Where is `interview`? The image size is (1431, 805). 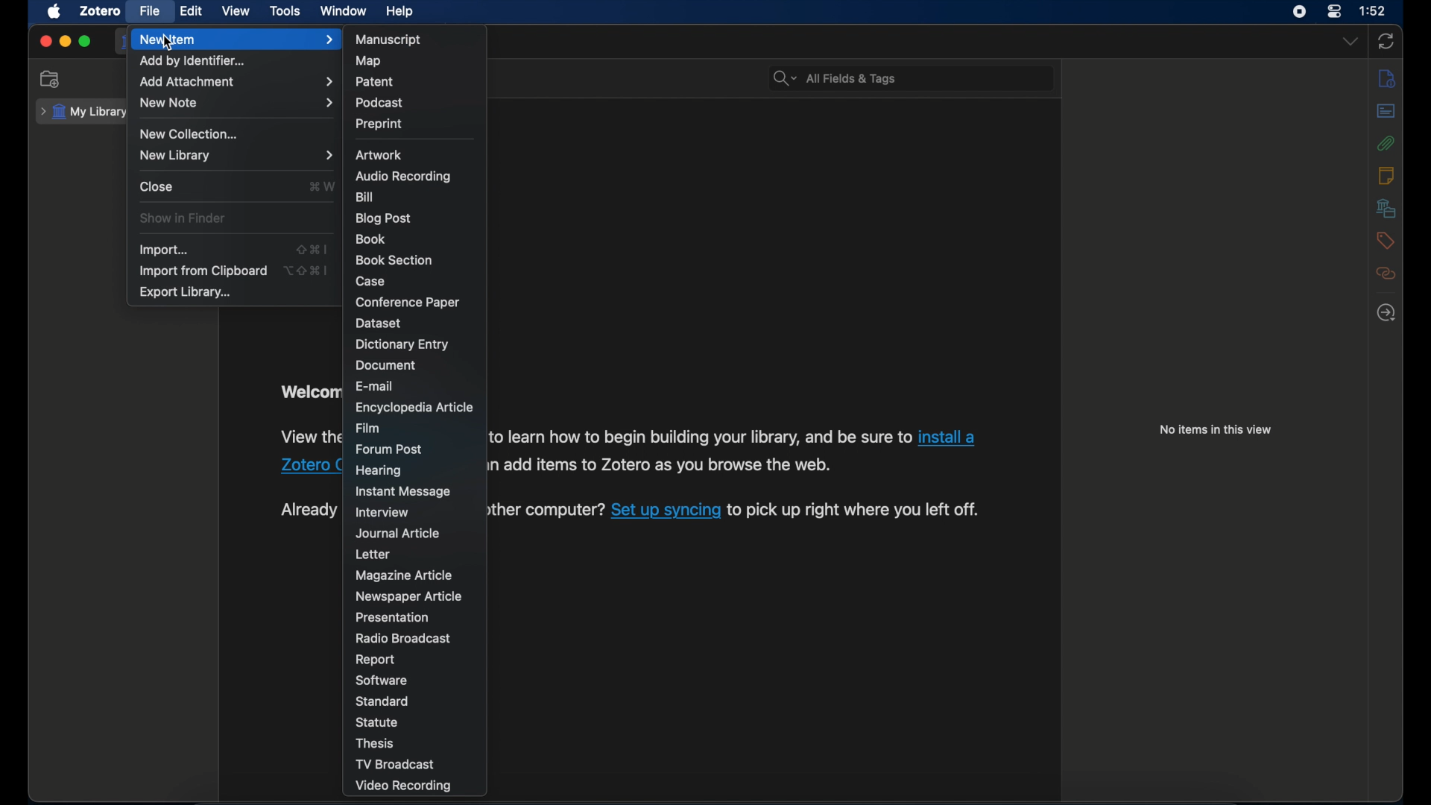
interview is located at coordinates (384, 513).